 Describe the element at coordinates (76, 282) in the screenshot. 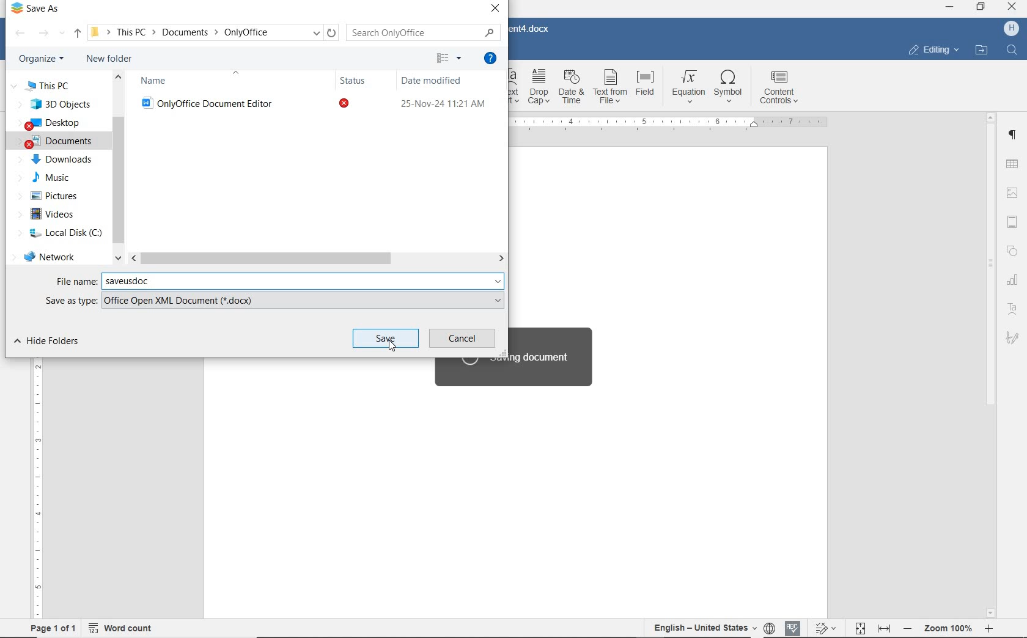

I see `File name:` at that location.